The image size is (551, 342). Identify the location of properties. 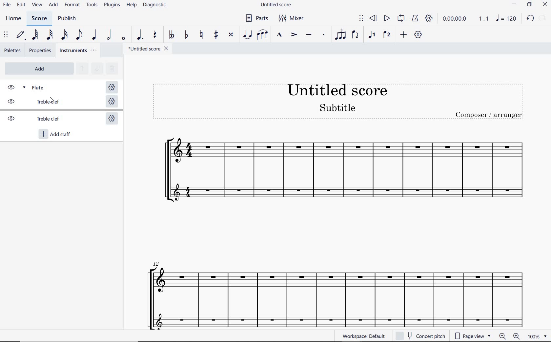
(40, 50).